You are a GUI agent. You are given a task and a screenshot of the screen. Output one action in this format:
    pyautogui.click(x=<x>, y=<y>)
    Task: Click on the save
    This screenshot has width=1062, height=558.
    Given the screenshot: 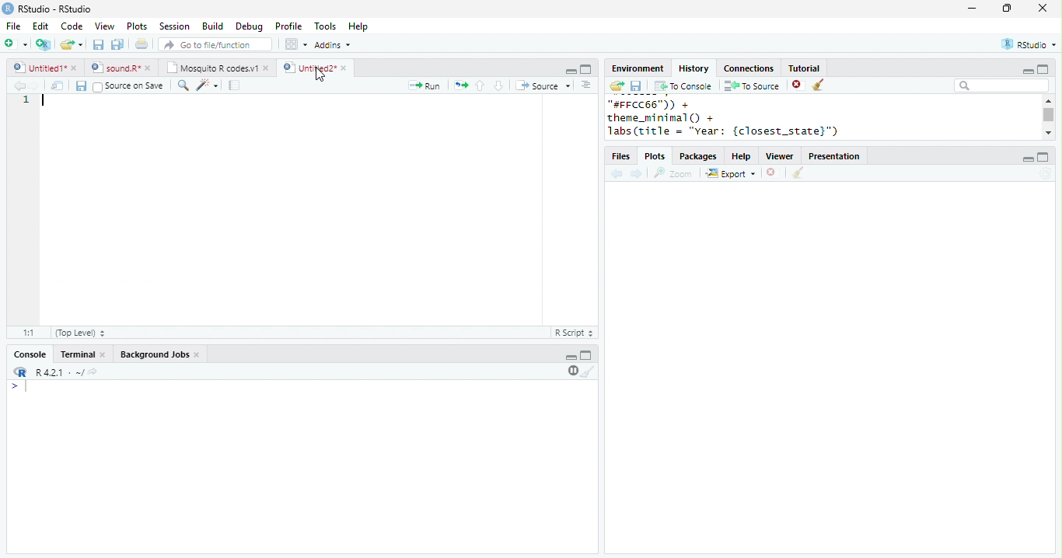 What is the action you would take?
    pyautogui.click(x=636, y=86)
    